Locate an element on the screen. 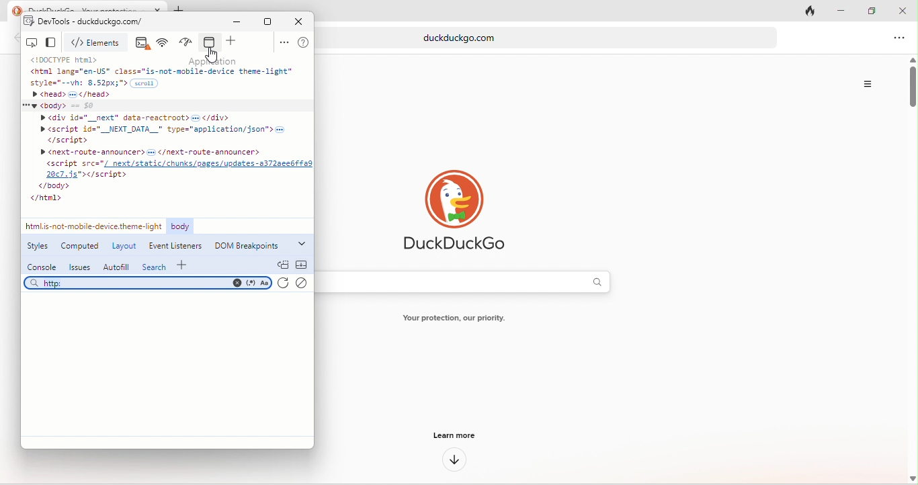 This screenshot has height=485, width=918. layout is located at coordinates (123, 247).